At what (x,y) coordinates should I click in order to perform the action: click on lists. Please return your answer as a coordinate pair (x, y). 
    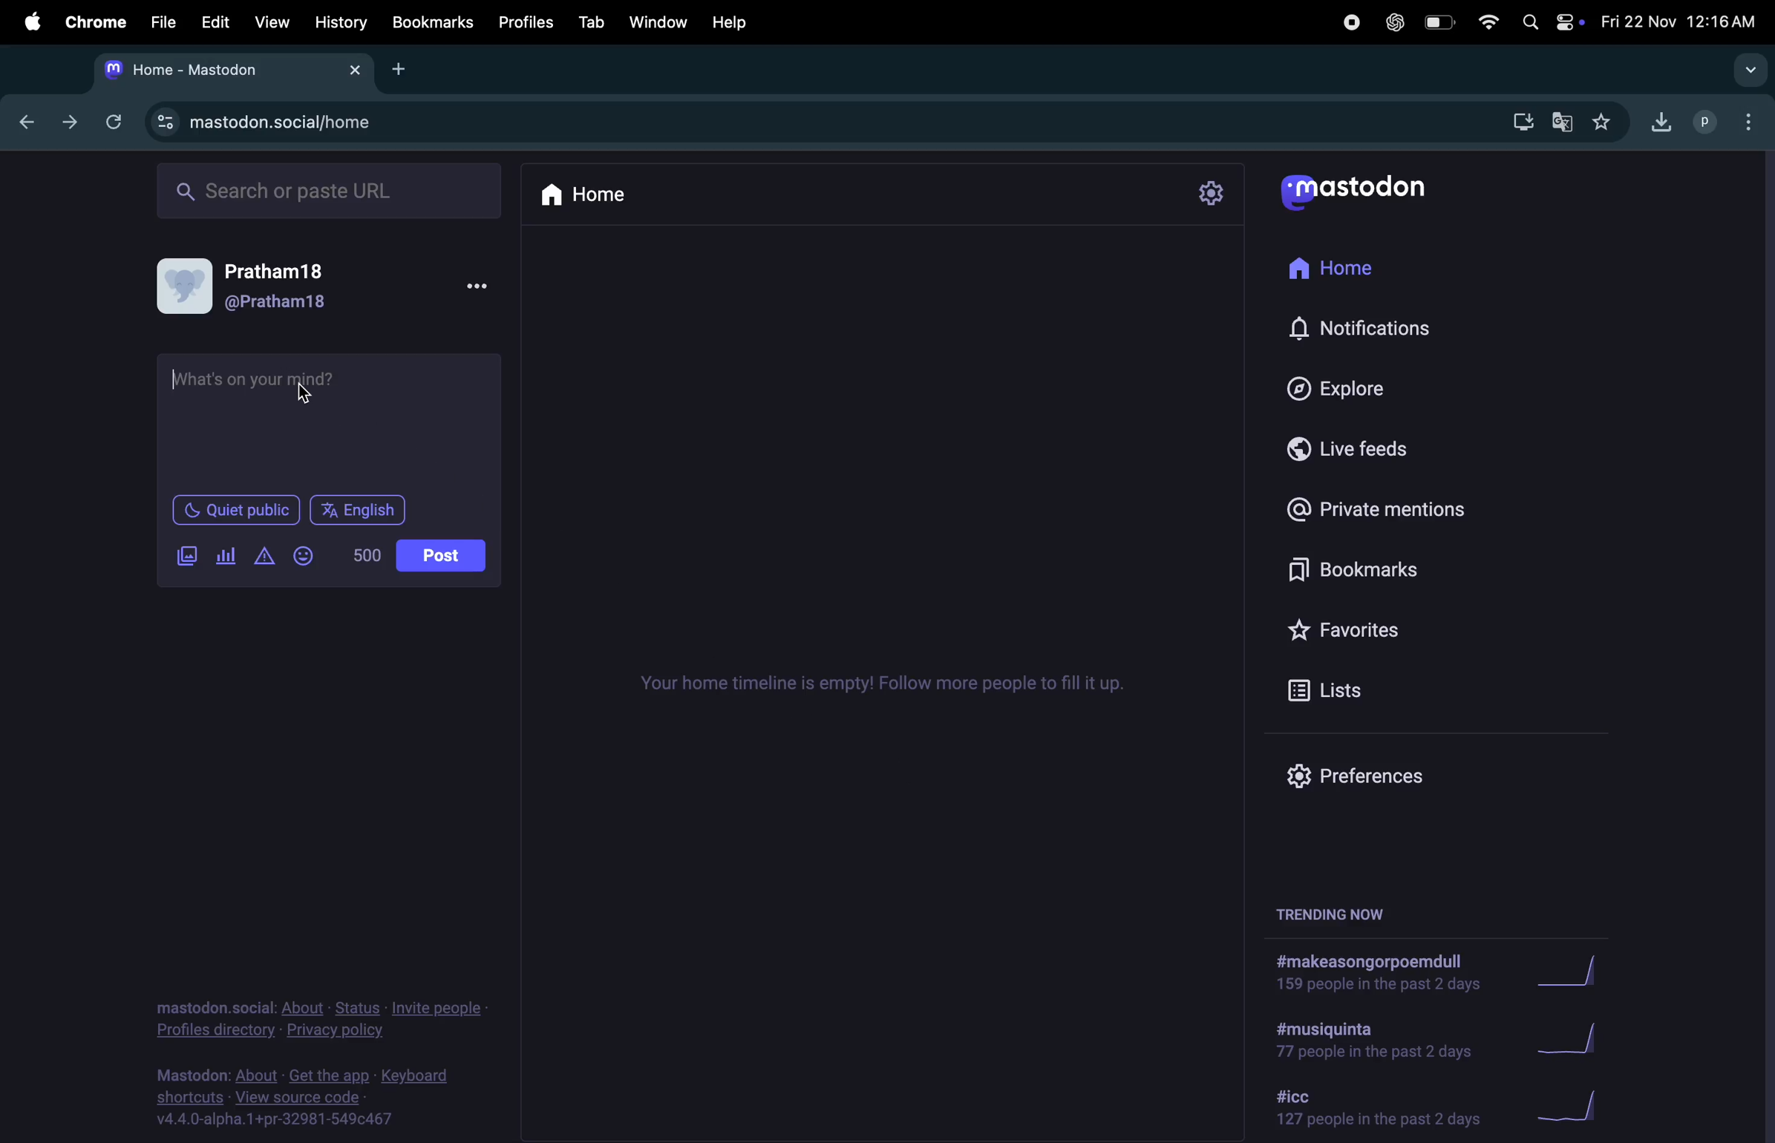
    Looking at the image, I should click on (1353, 686).